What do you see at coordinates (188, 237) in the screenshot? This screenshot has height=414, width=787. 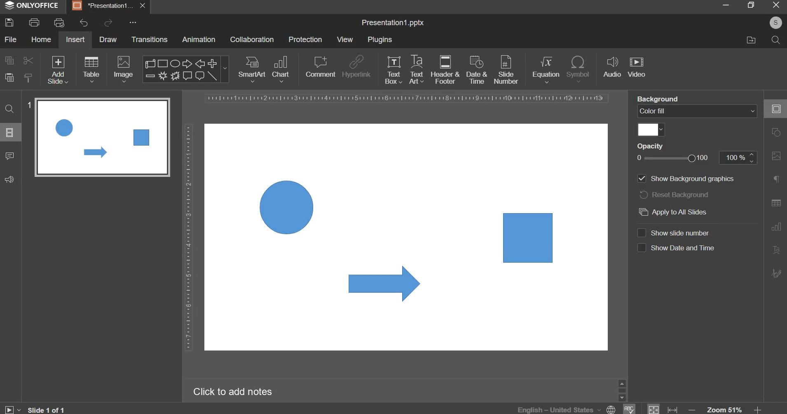 I see `vertical scale` at bounding box center [188, 237].